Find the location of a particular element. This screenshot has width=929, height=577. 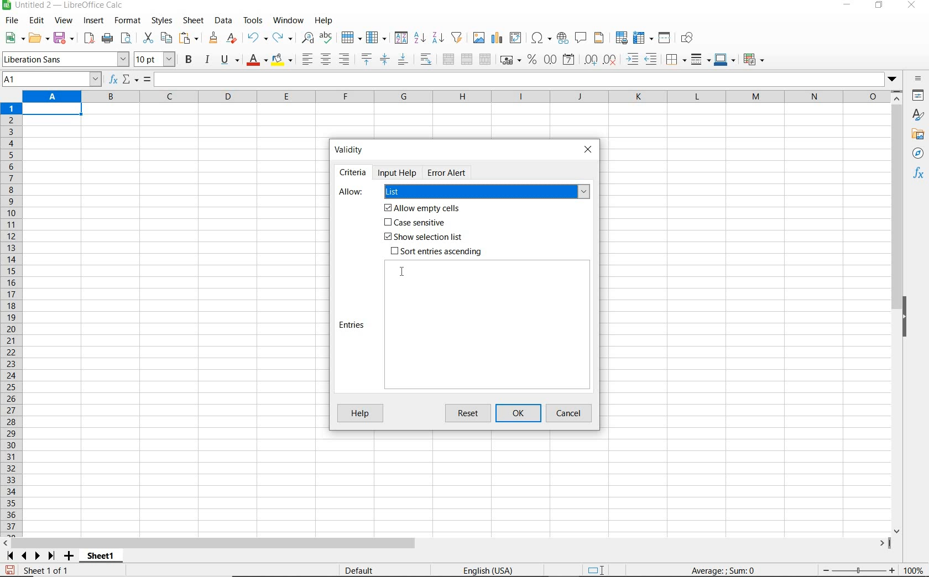

headers and footers is located at coordinates (601, 38).